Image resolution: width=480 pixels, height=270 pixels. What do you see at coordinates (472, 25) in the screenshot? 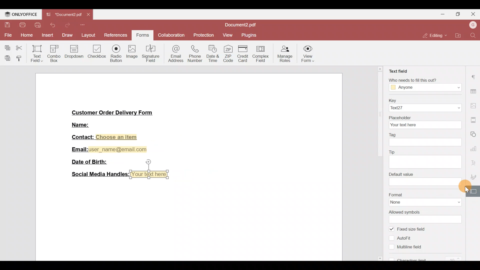
I see `Username` at bounding box center [472, 25].